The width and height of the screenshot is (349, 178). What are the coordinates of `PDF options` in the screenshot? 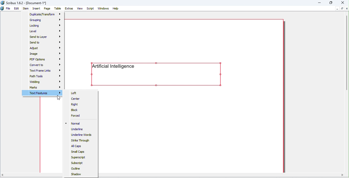 It's located at (45, 59).